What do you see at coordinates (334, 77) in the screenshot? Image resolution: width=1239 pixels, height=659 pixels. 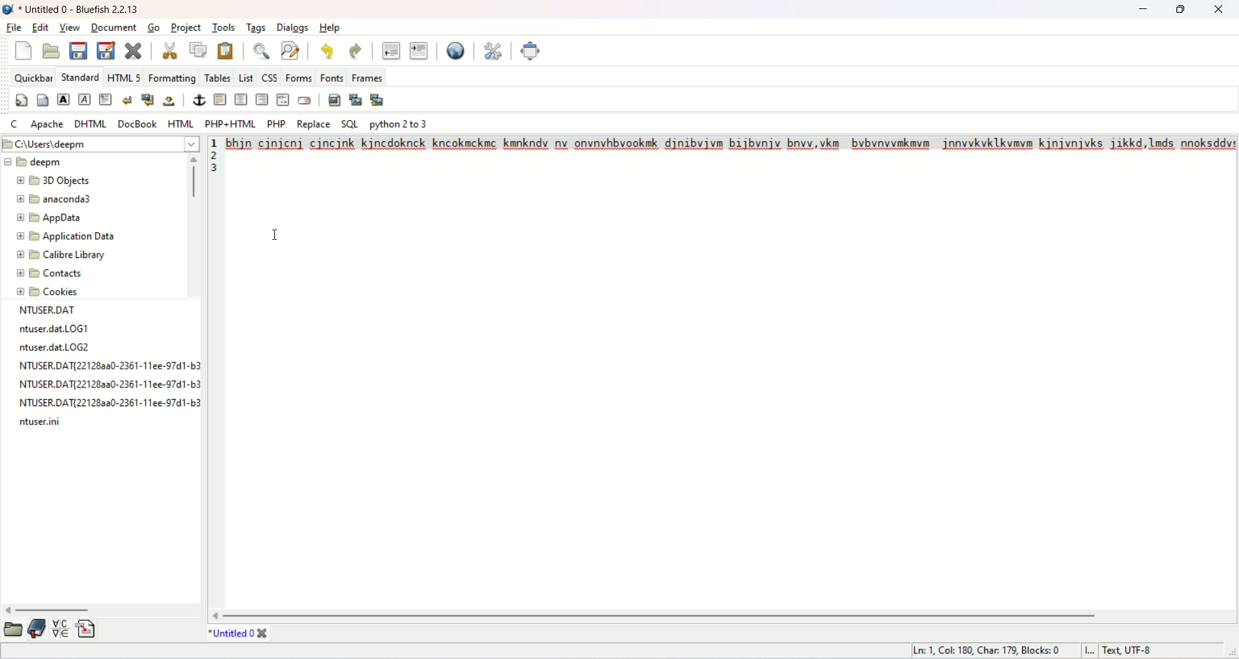 I see `fonts` at bounding box center [334, 77].